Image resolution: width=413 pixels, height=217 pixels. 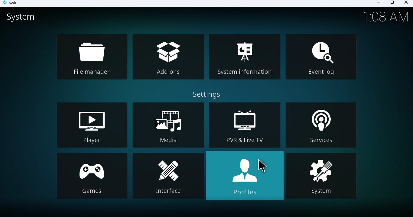 I want to click on System information, so click(x=245, y=59).